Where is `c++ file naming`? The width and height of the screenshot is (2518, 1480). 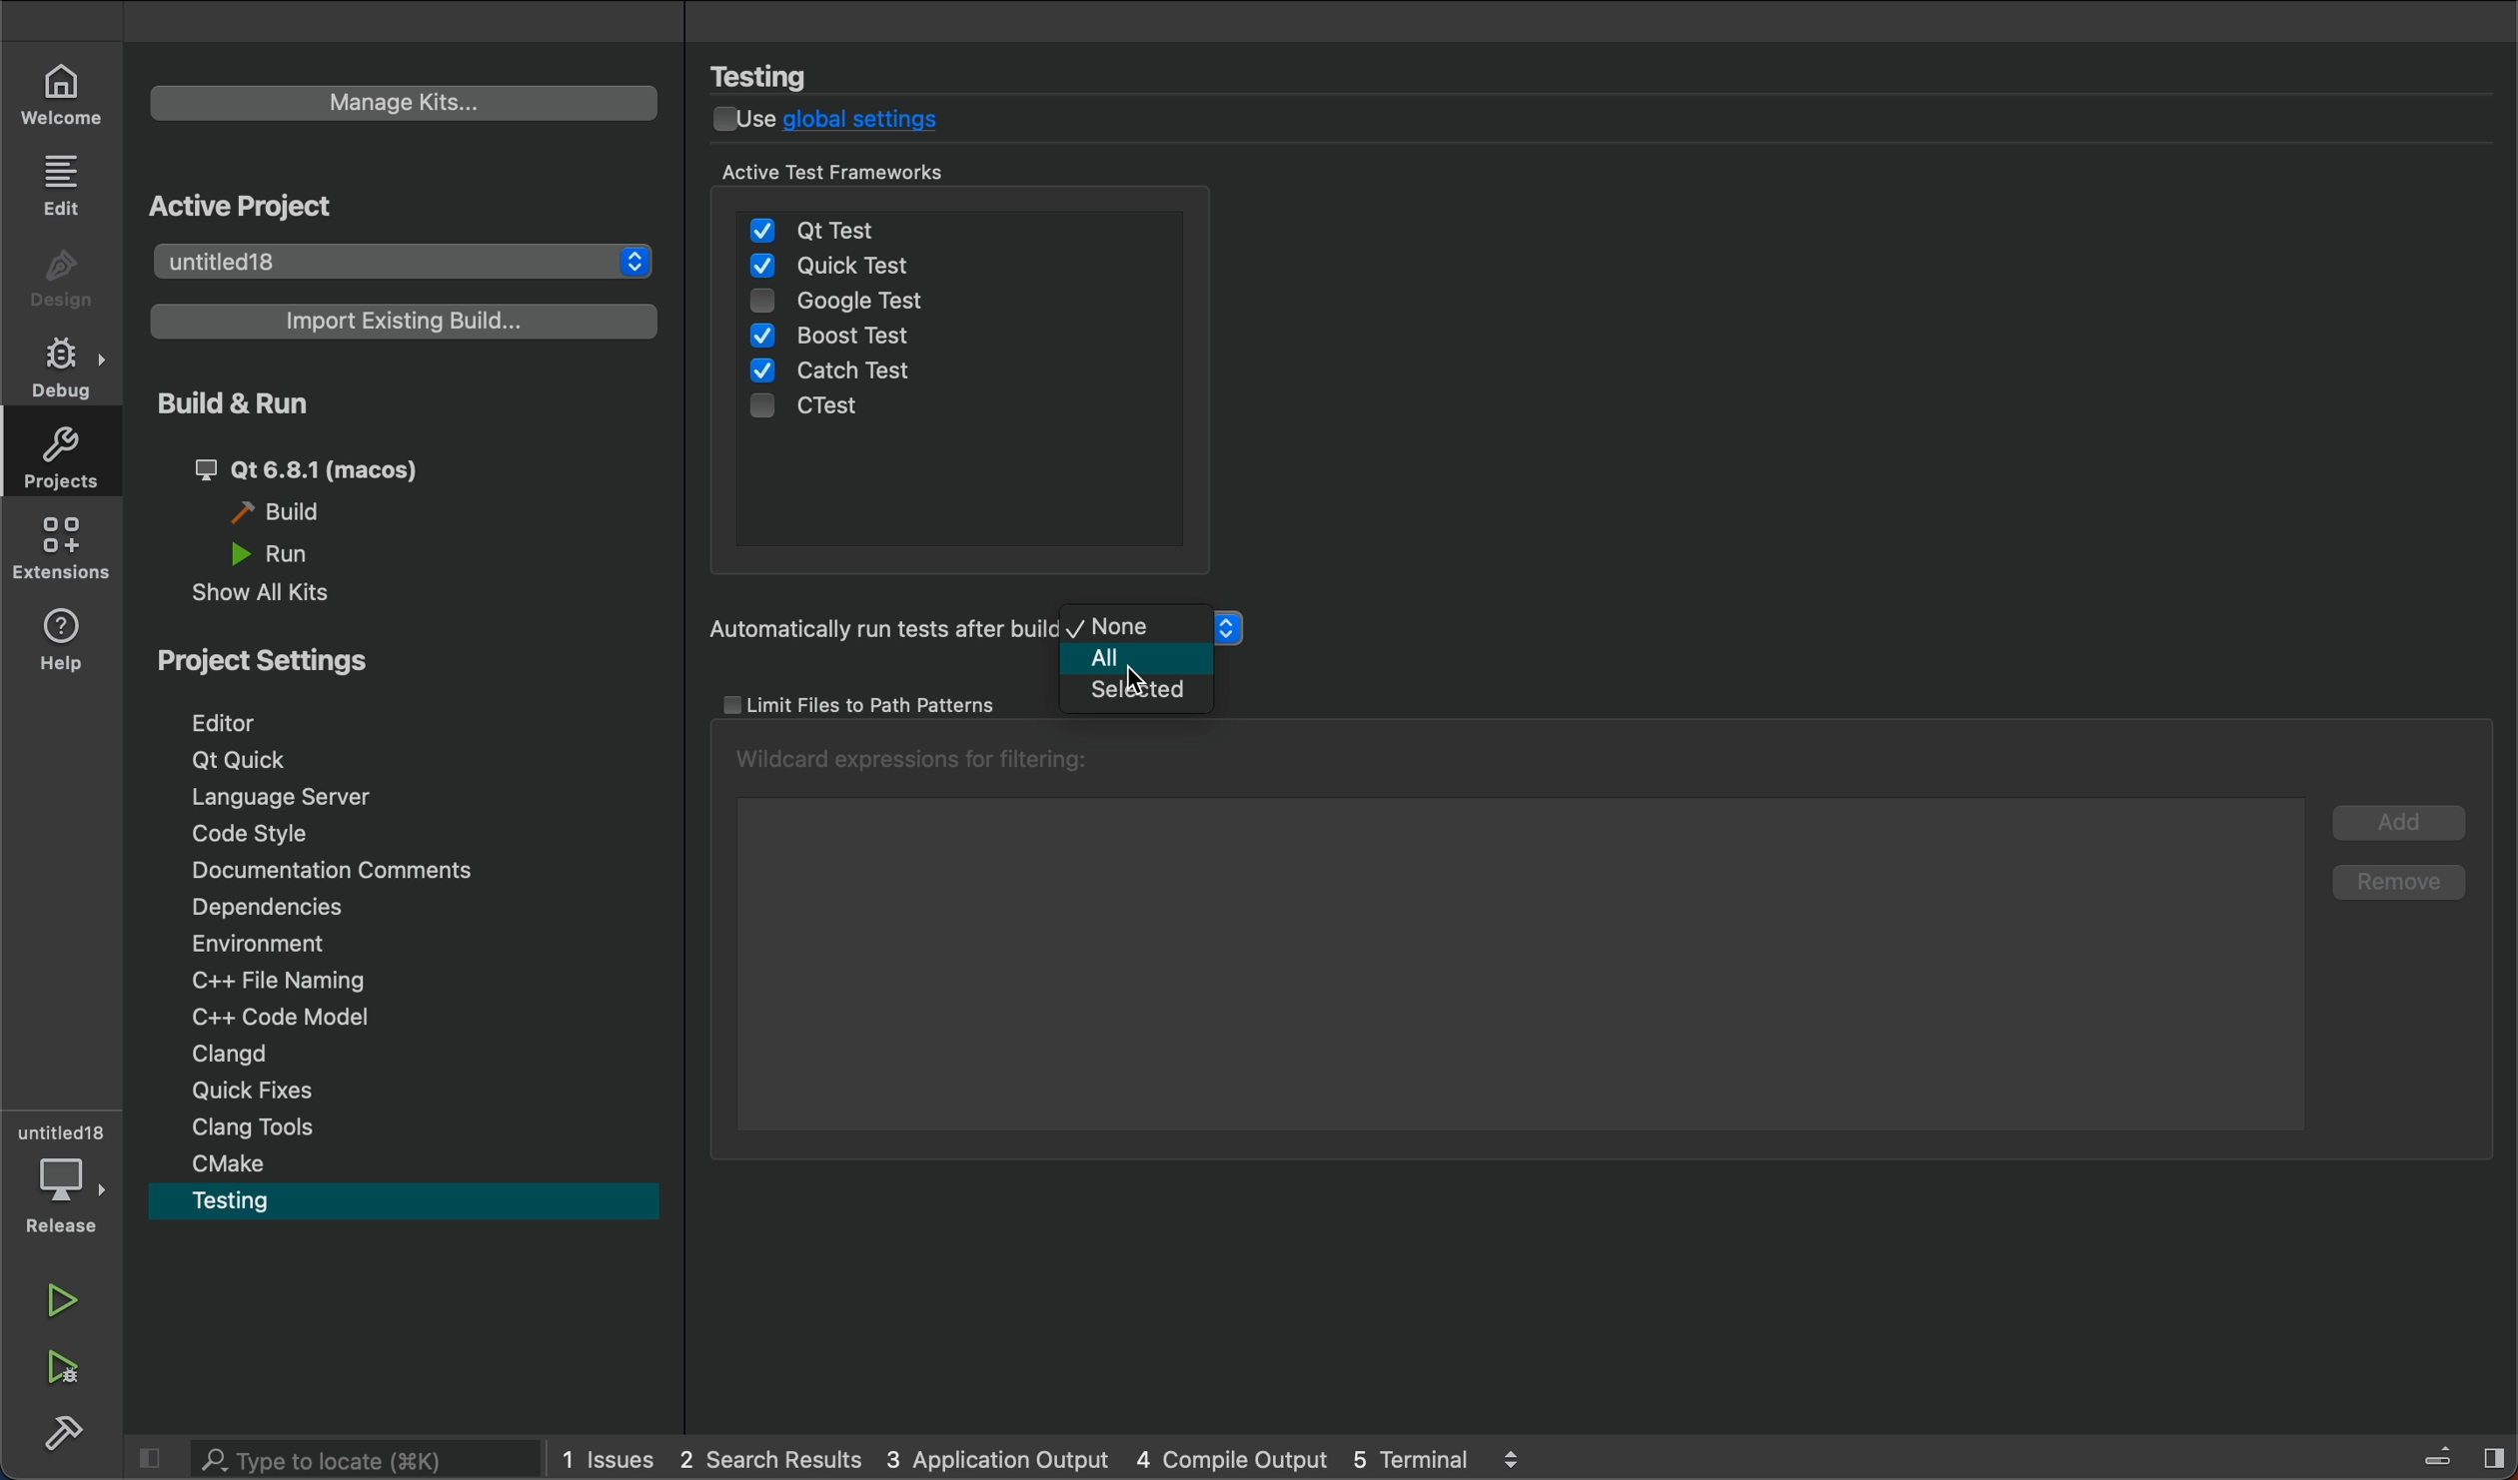
c++ file naming is located at coordinates (287, 979).